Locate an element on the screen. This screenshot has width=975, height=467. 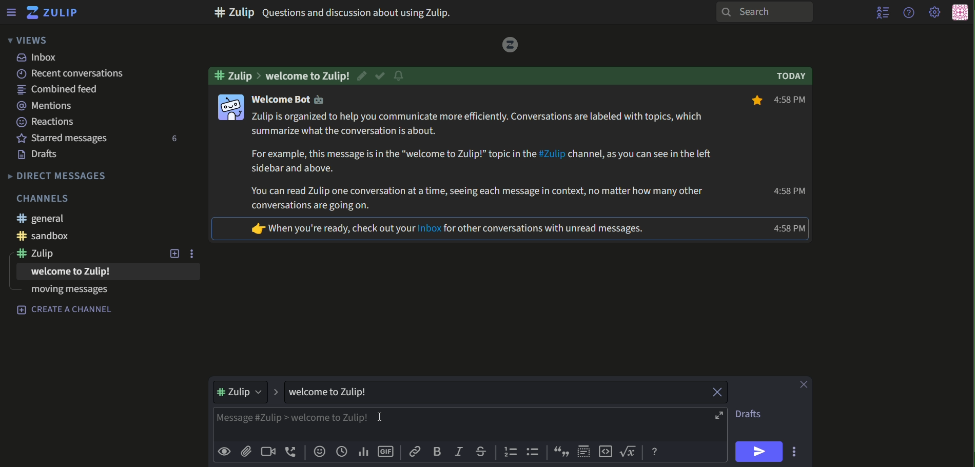
preview is located at coordinates (224, 452).